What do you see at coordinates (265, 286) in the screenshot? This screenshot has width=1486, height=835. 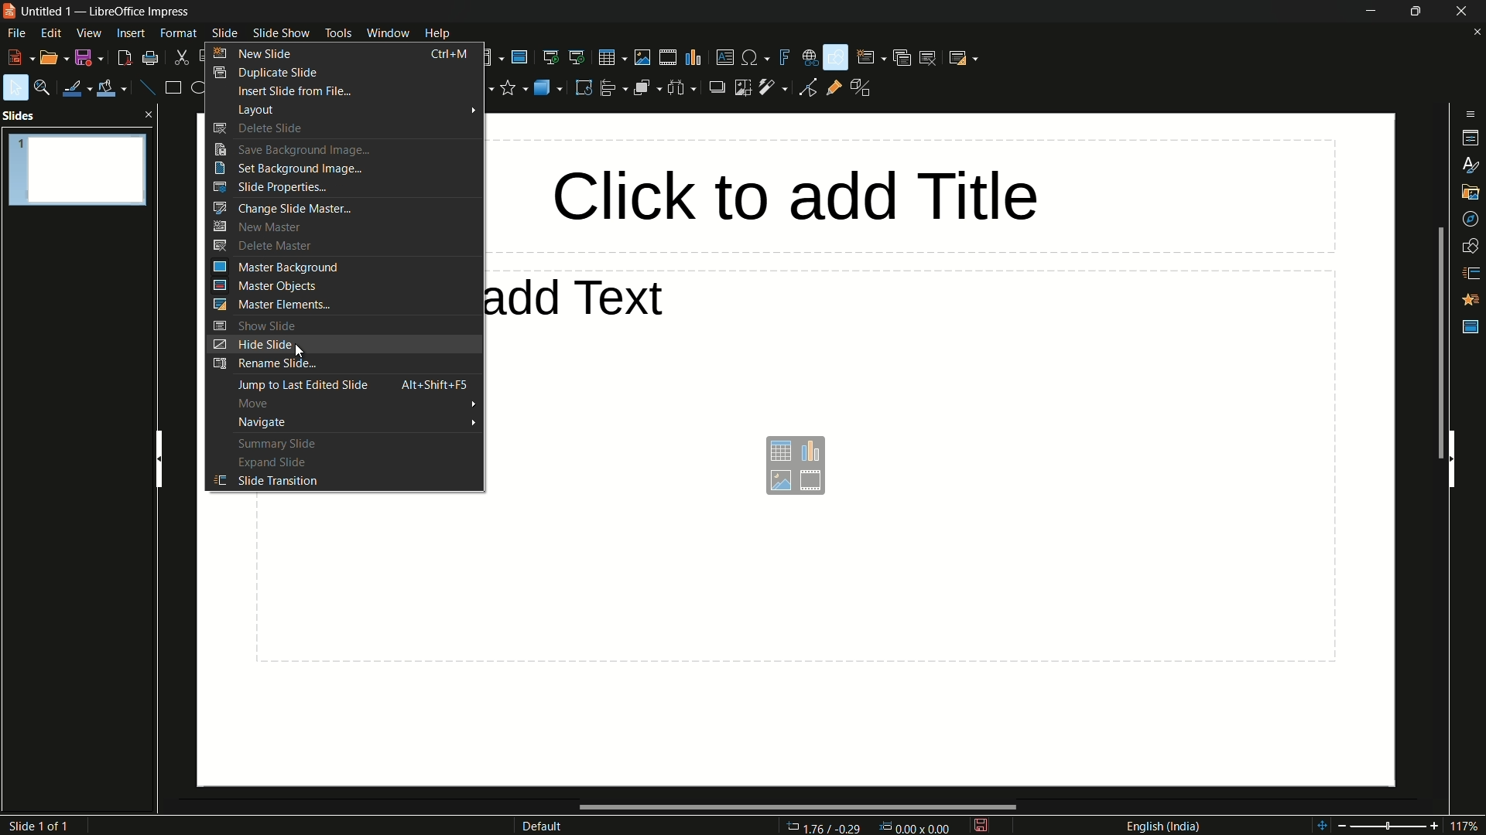 I see `master objects` at bounding box center [265, 286].